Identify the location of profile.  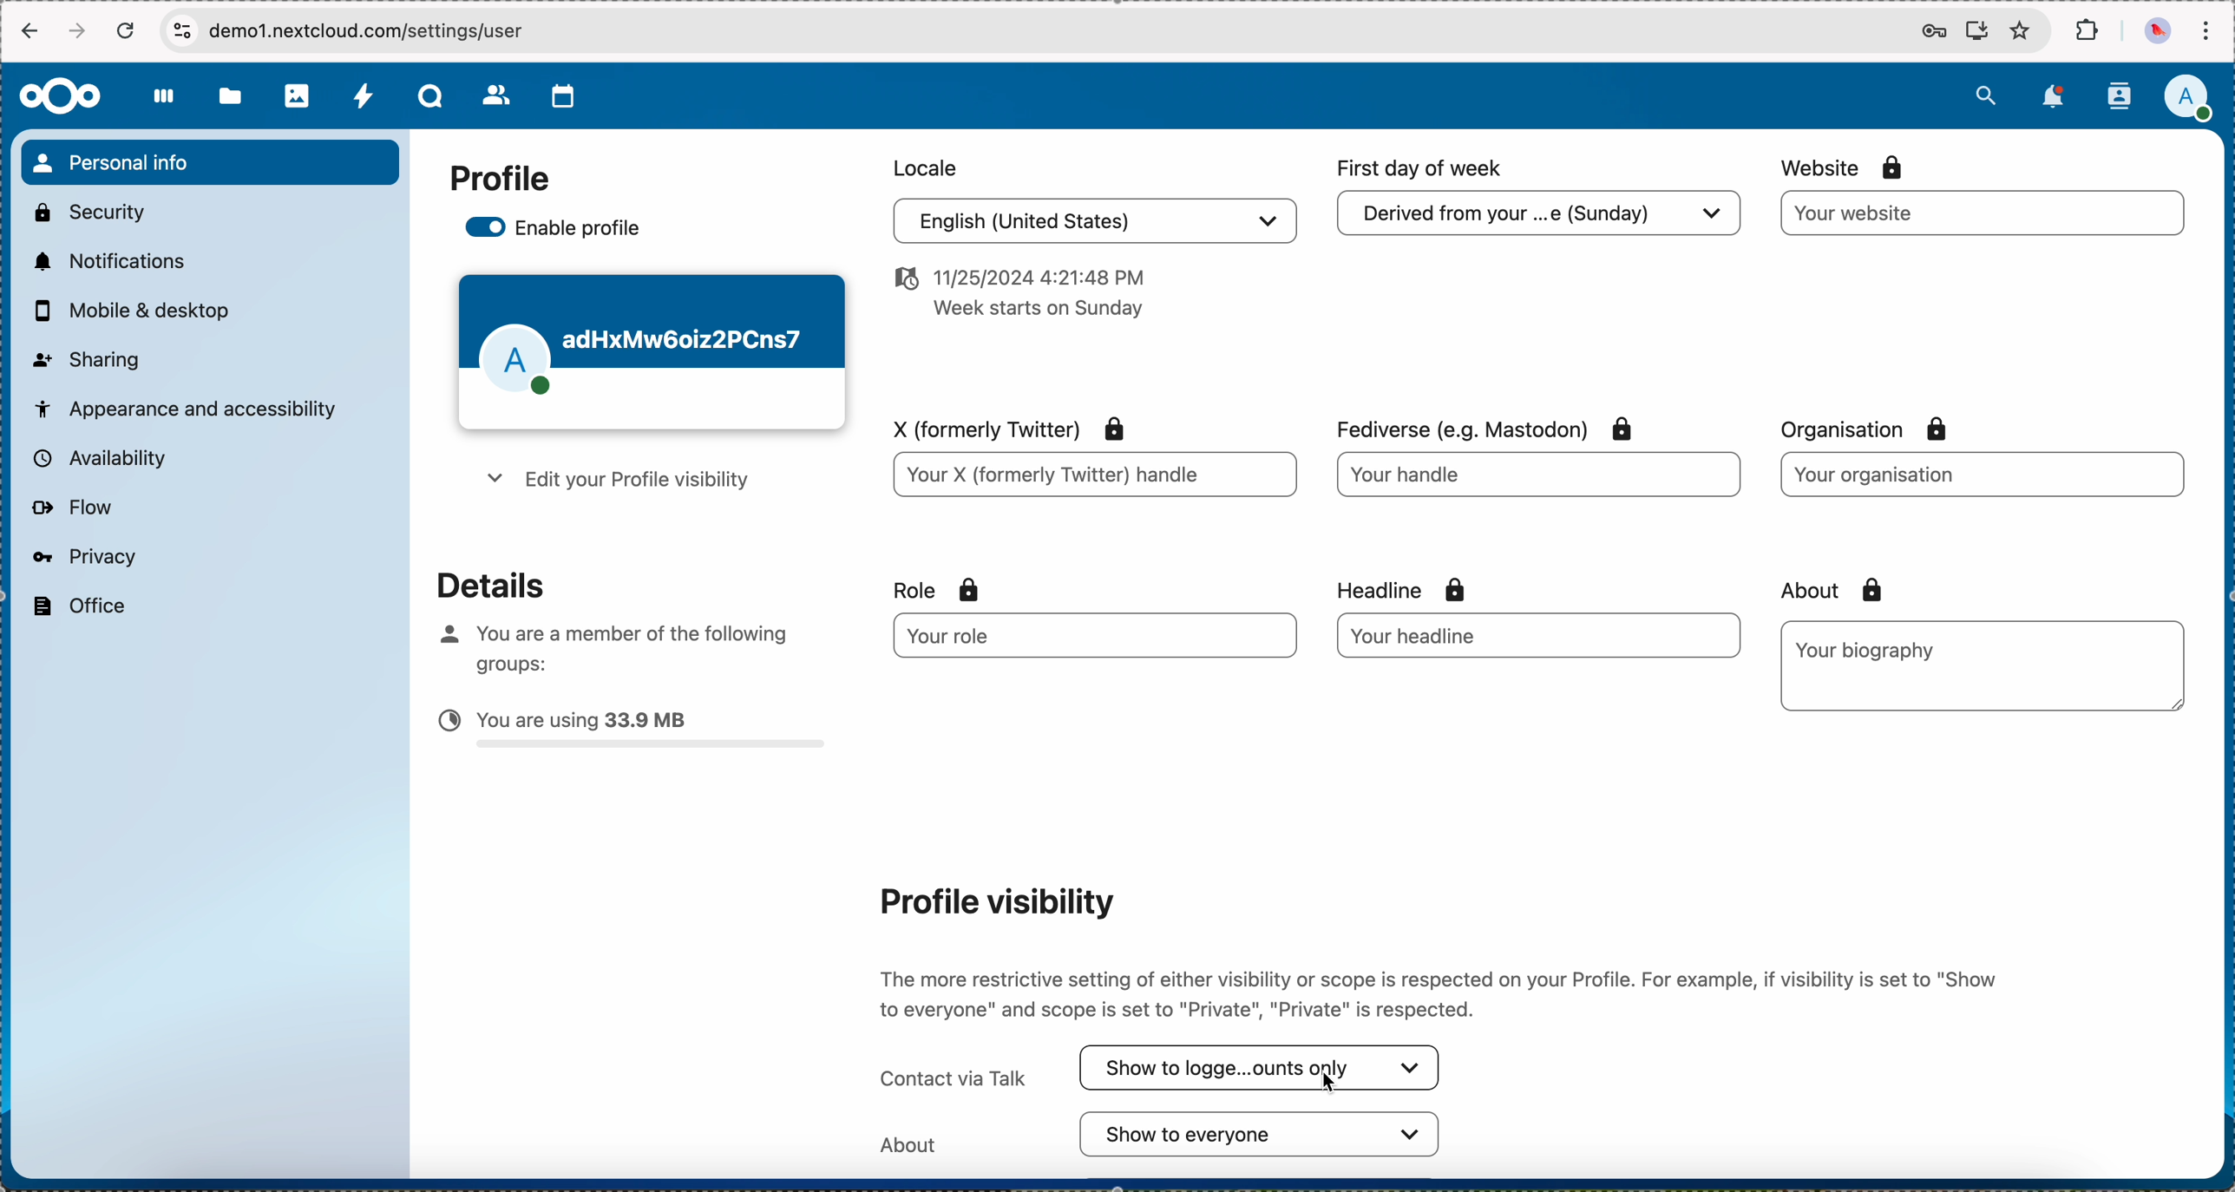
(499, 180).